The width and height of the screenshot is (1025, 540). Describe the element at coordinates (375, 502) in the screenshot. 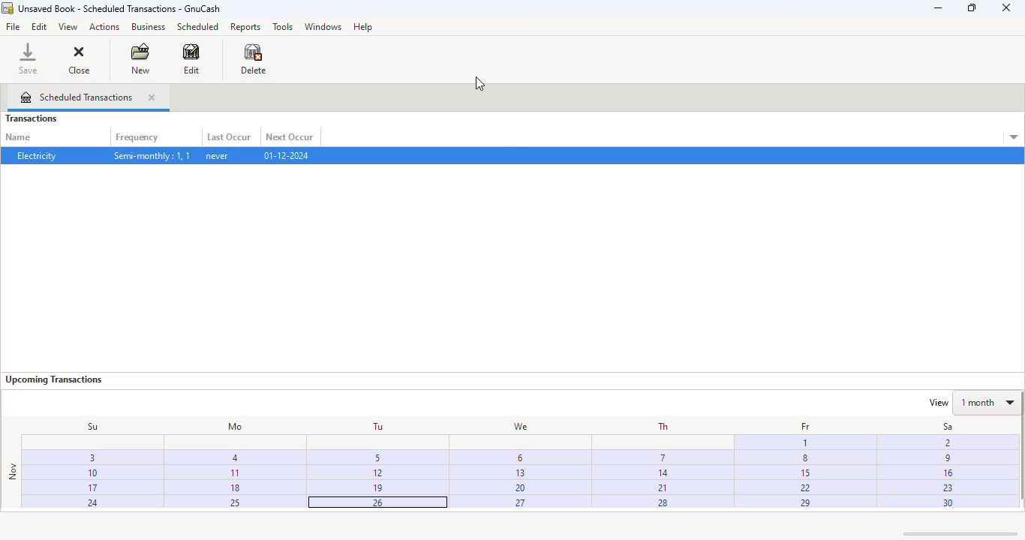

I see `25` at that location.